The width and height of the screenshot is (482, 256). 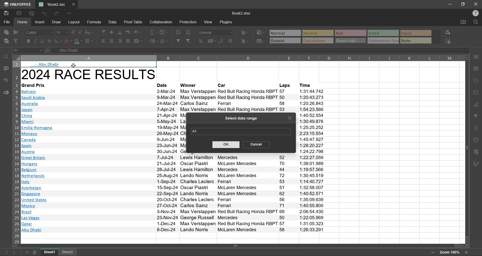 I want to click on italic, so click(x=35, y=41).